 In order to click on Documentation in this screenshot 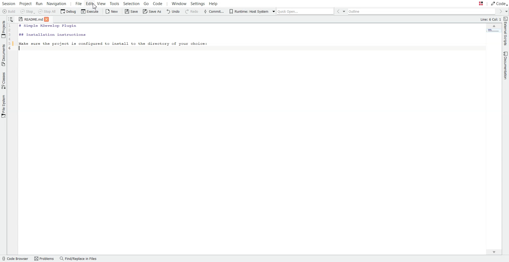, I will do `click(504, 66)`.